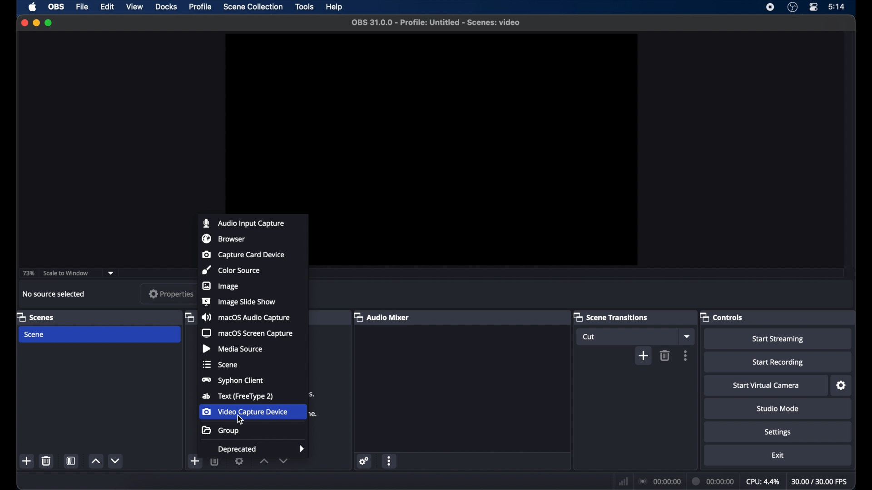 The image size is (872, 490). What do you see at coordinates (777, 432) in the screenshot?
I see `settings` at bounding box center [777, 432].